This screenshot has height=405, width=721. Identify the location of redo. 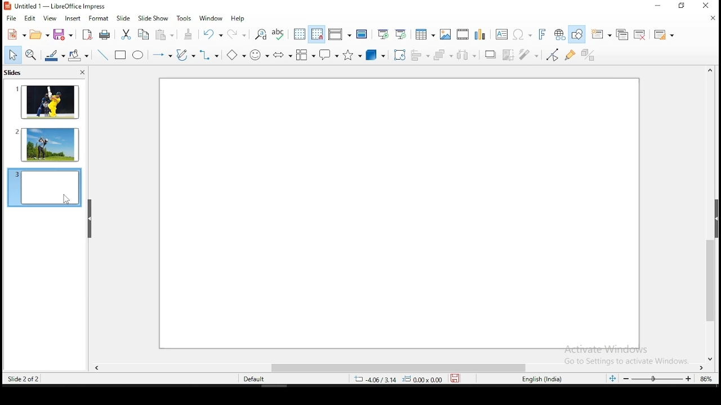
(237, 35).